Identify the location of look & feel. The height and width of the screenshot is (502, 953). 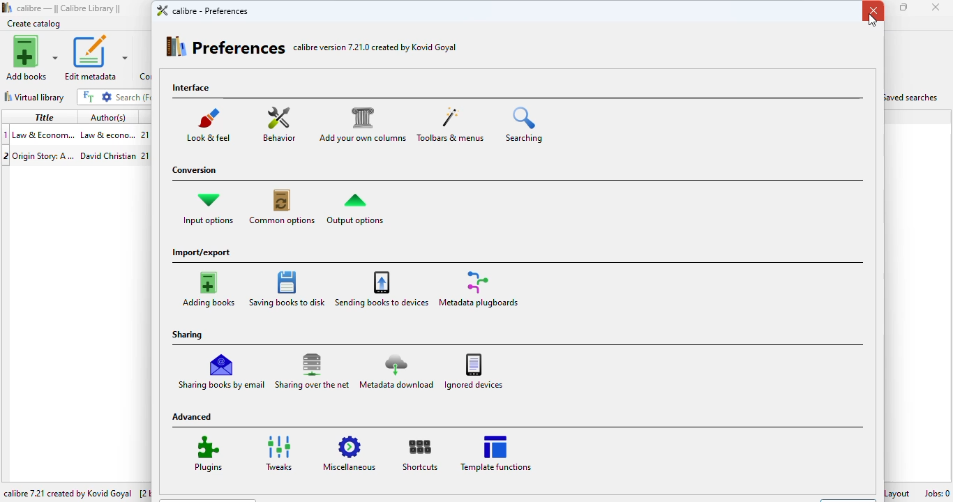
(210, 123).